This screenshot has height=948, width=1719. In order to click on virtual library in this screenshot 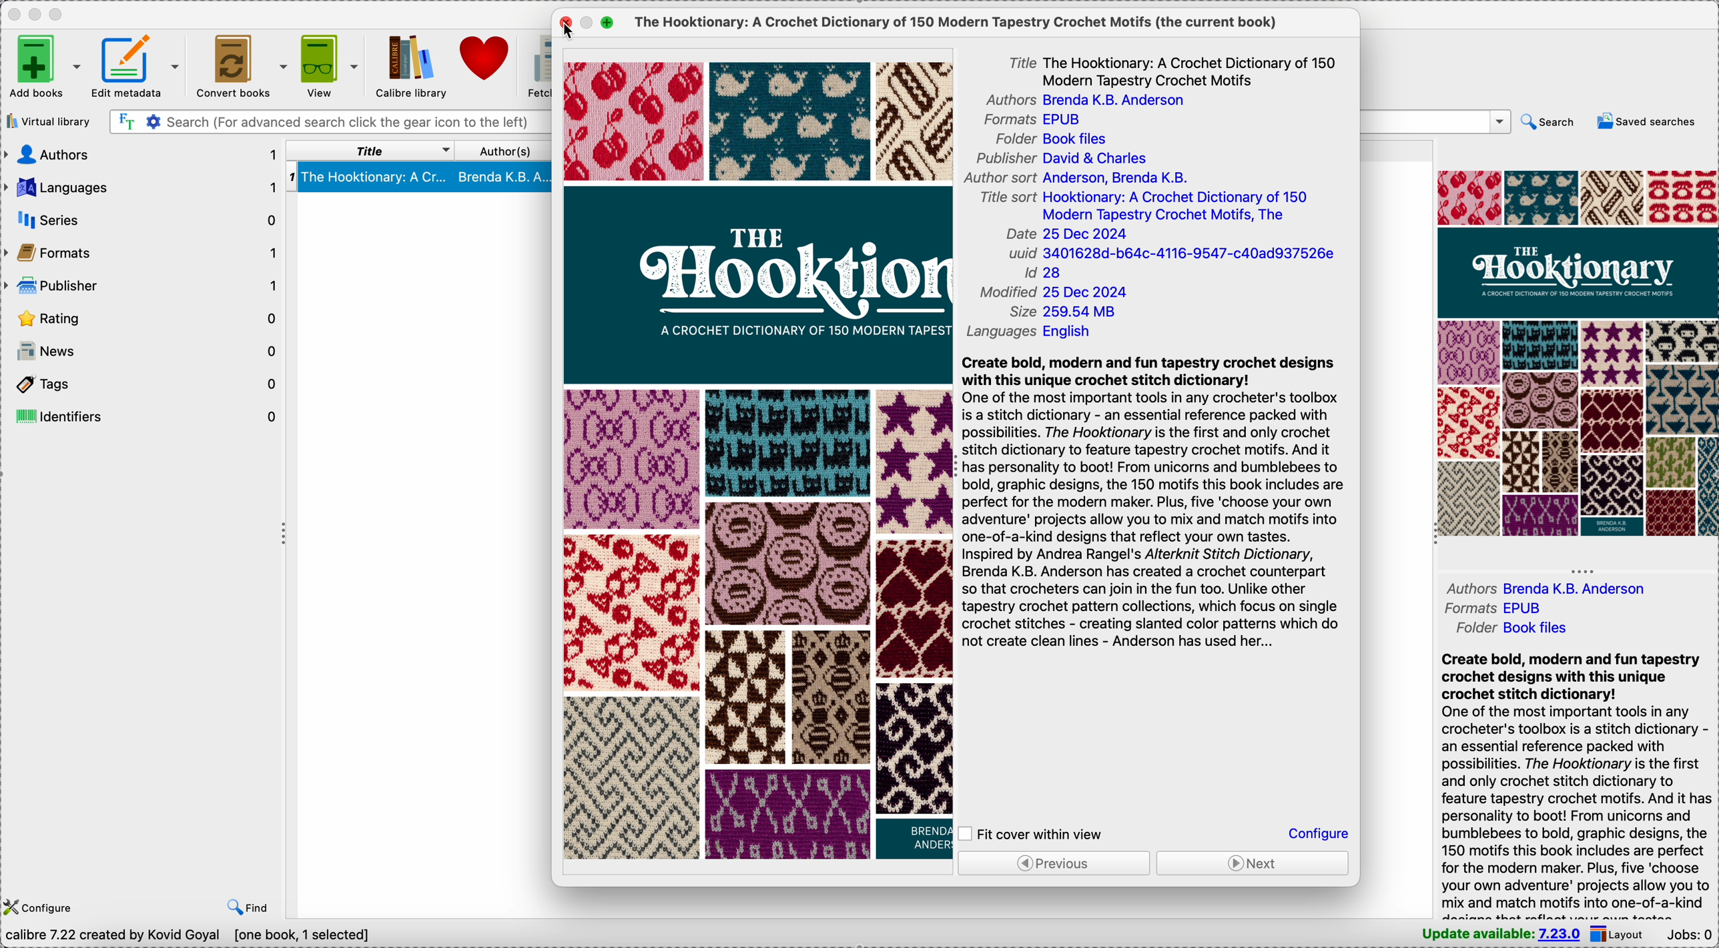, I will do `click(48, 122)`.